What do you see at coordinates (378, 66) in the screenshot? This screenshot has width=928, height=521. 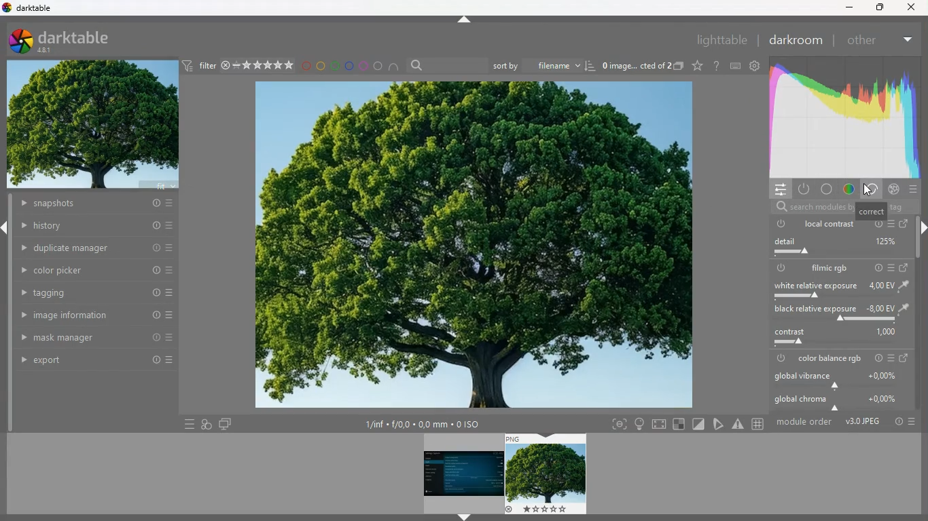 I see `circle` at bounding box center [378, 66].